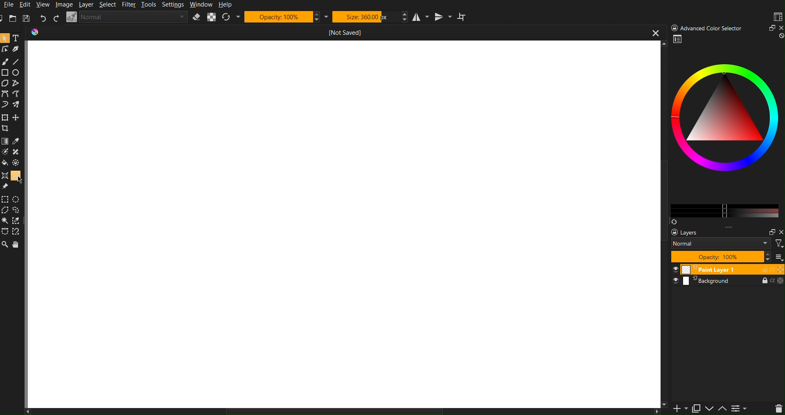 This screenshot has width=785, height=415. What do you see at coordinates (18, 84) in the screenshot?
I see `Straight Line` at bounding box center [18, 84].